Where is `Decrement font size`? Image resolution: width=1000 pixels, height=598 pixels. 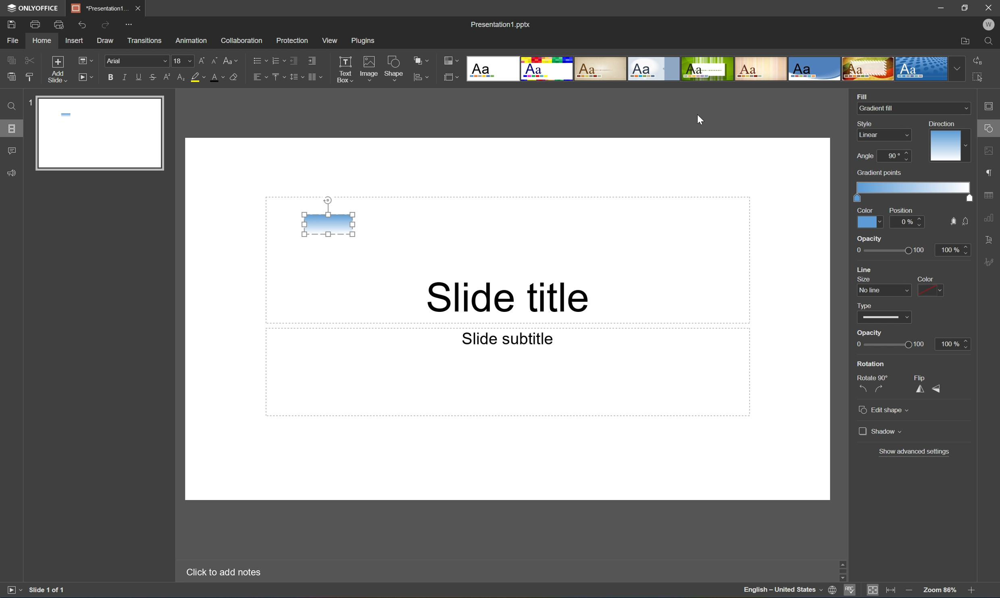 Decrement font size is located at coordinates (214, 59).